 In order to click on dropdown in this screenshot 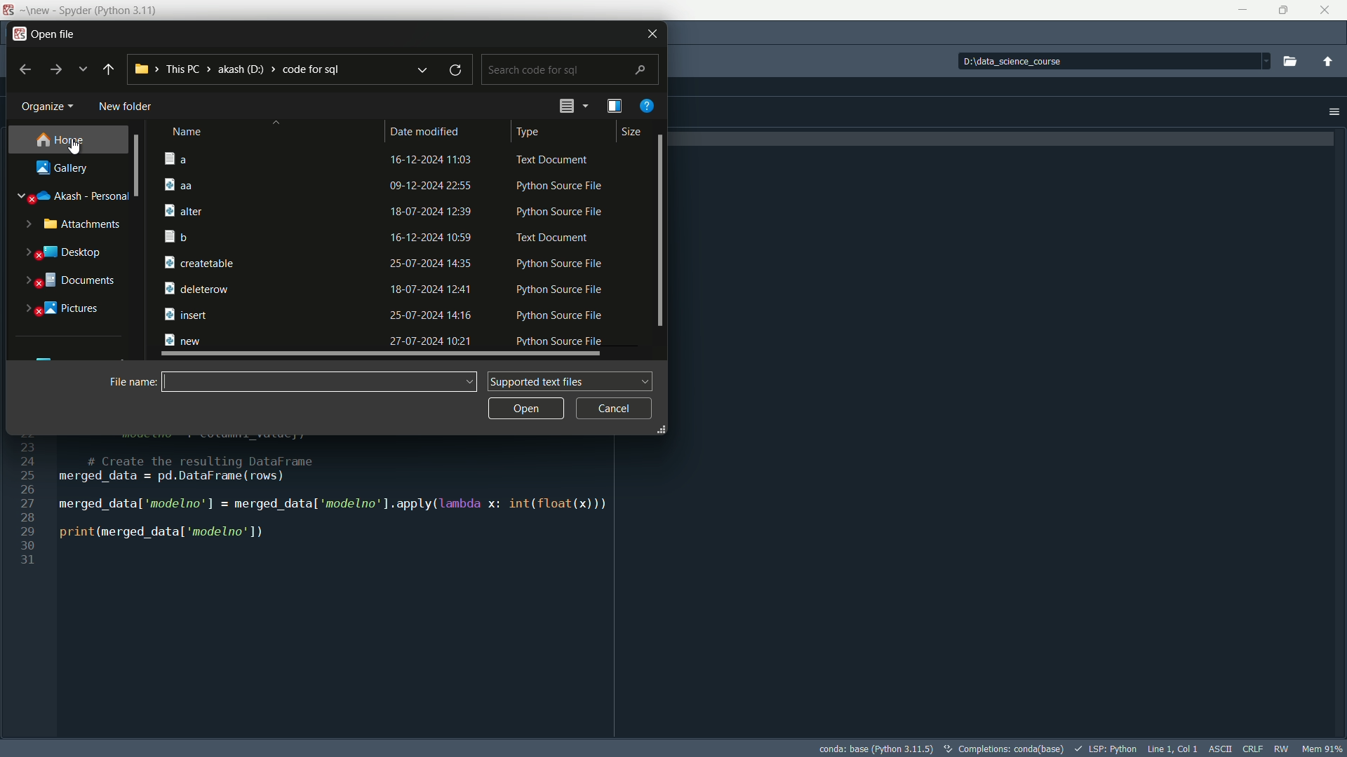, I will do `click(585, 106)`.